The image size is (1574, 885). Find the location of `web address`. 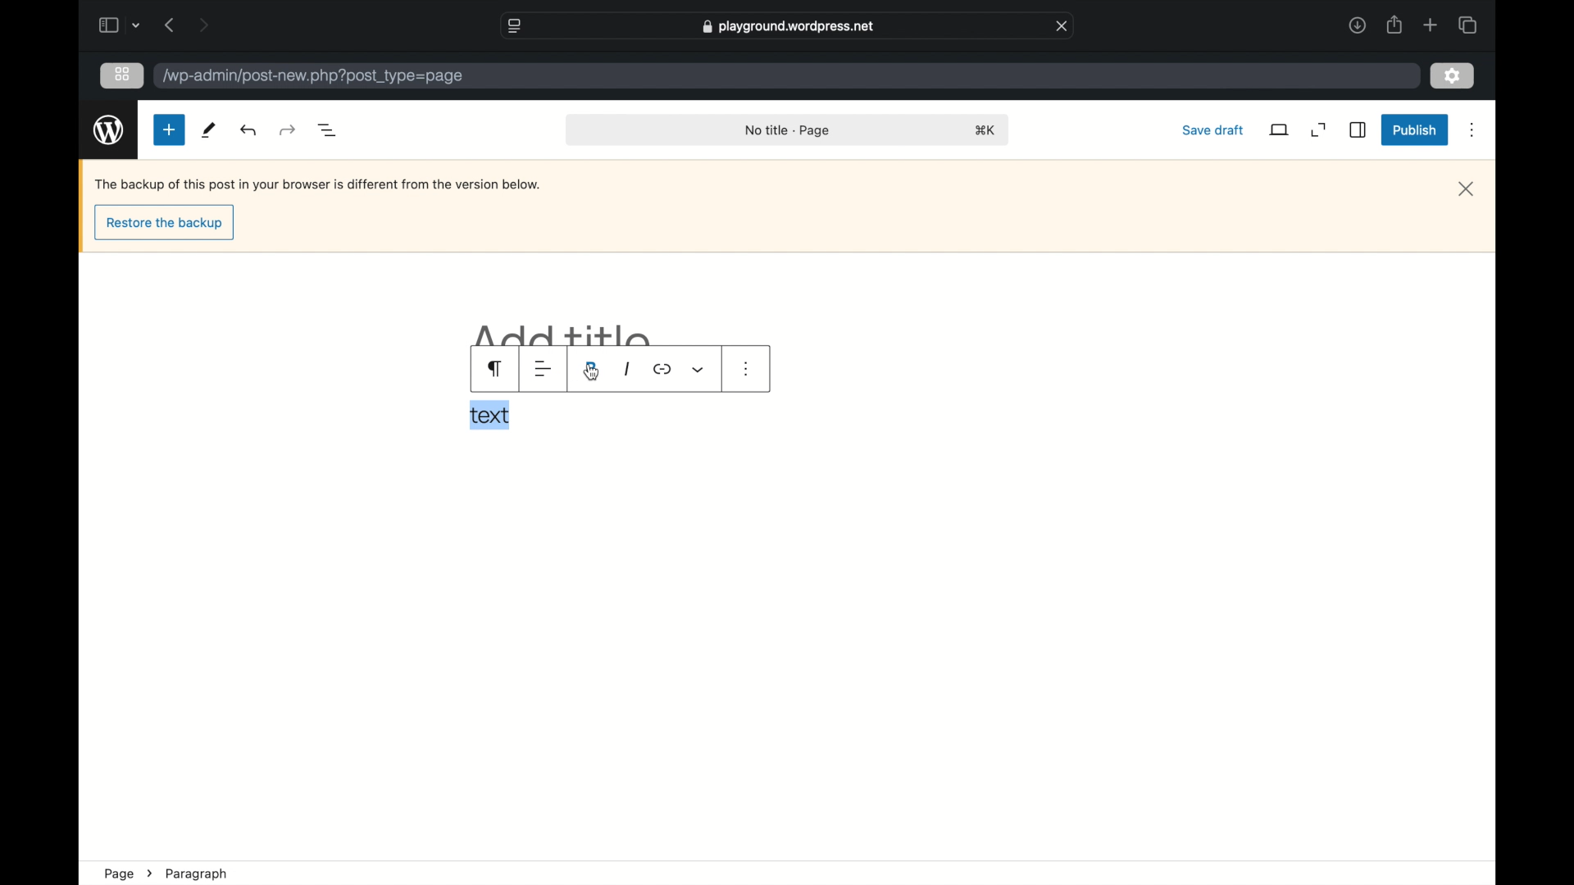

web address is located at coordinates (788, 27).